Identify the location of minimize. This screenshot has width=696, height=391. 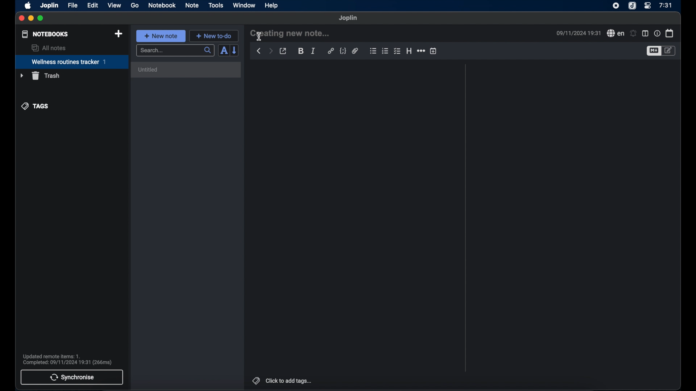
(31, 18).